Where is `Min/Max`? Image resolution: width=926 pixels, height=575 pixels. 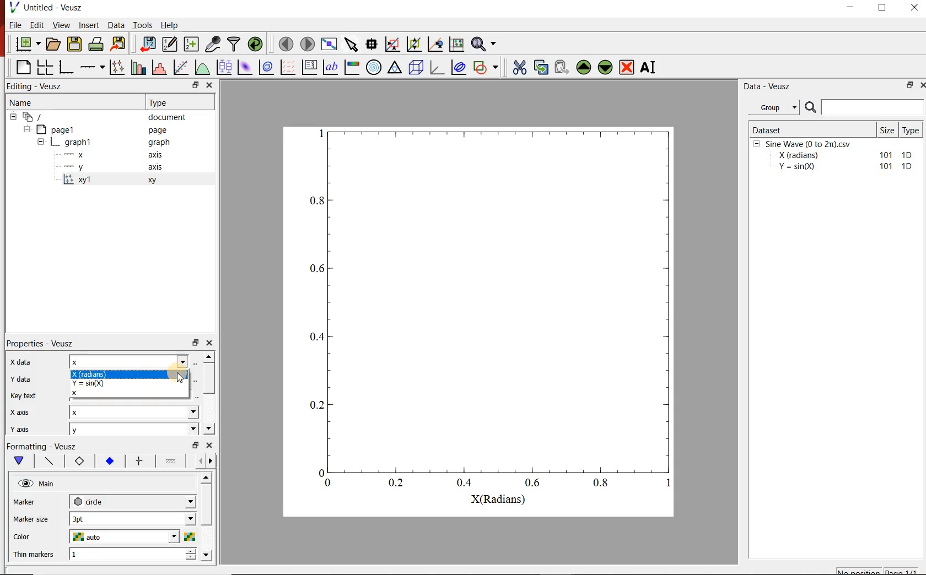
Min/Max is located at coordinates (908, 86).